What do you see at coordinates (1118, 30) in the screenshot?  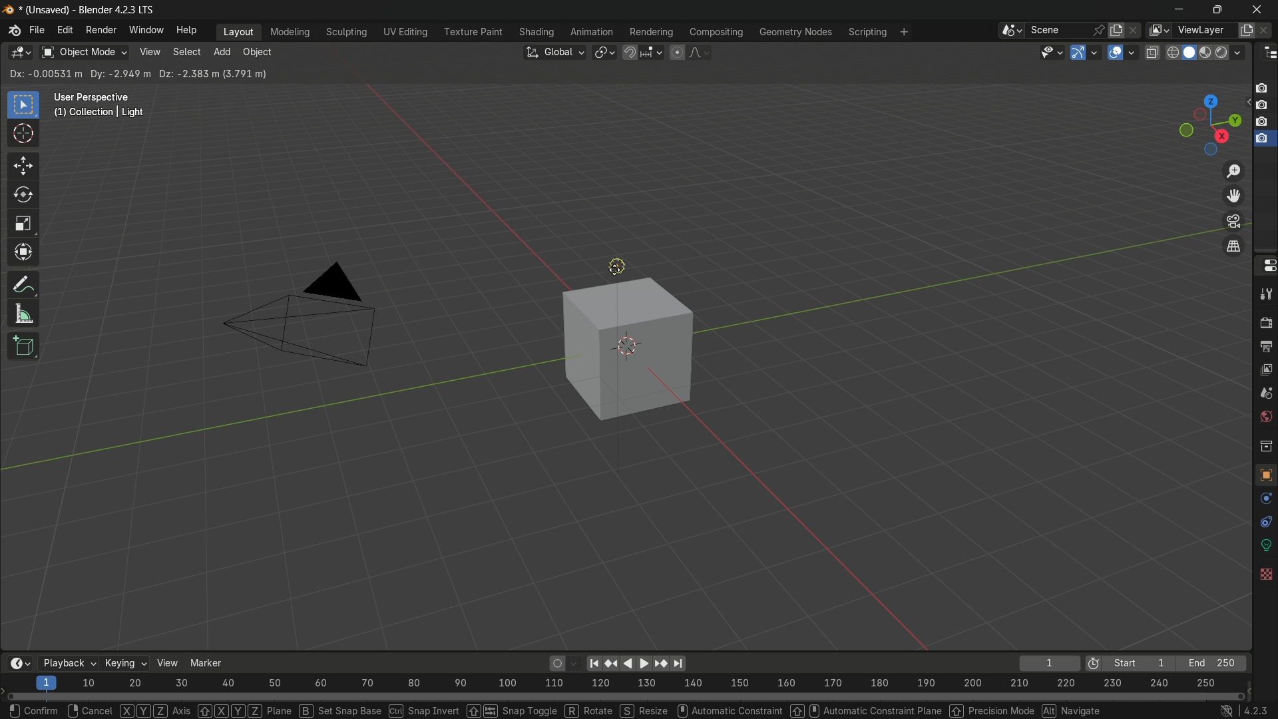 I see `add new scene` at bounding box center [1118, 30].